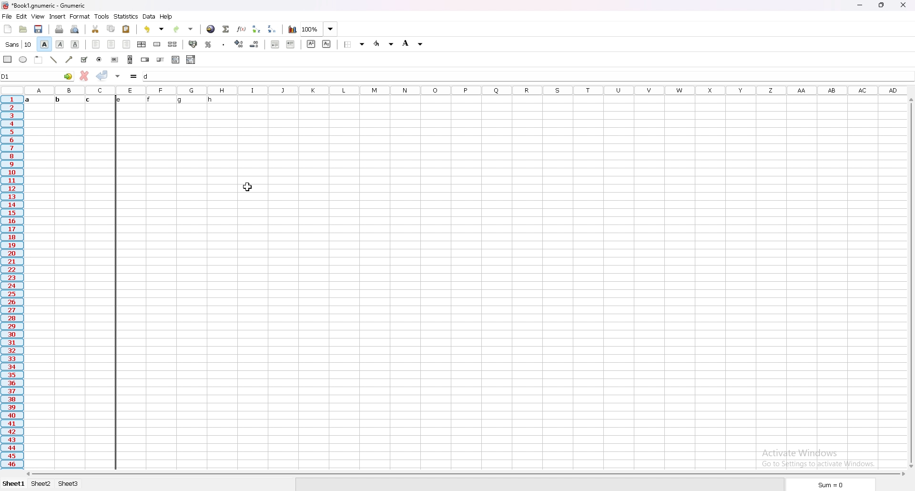 This screenshot has height=491, width=915. What do you see at coordinates (115, 60) in the screenshot?
I see `button` at bounding box center [115, 60].